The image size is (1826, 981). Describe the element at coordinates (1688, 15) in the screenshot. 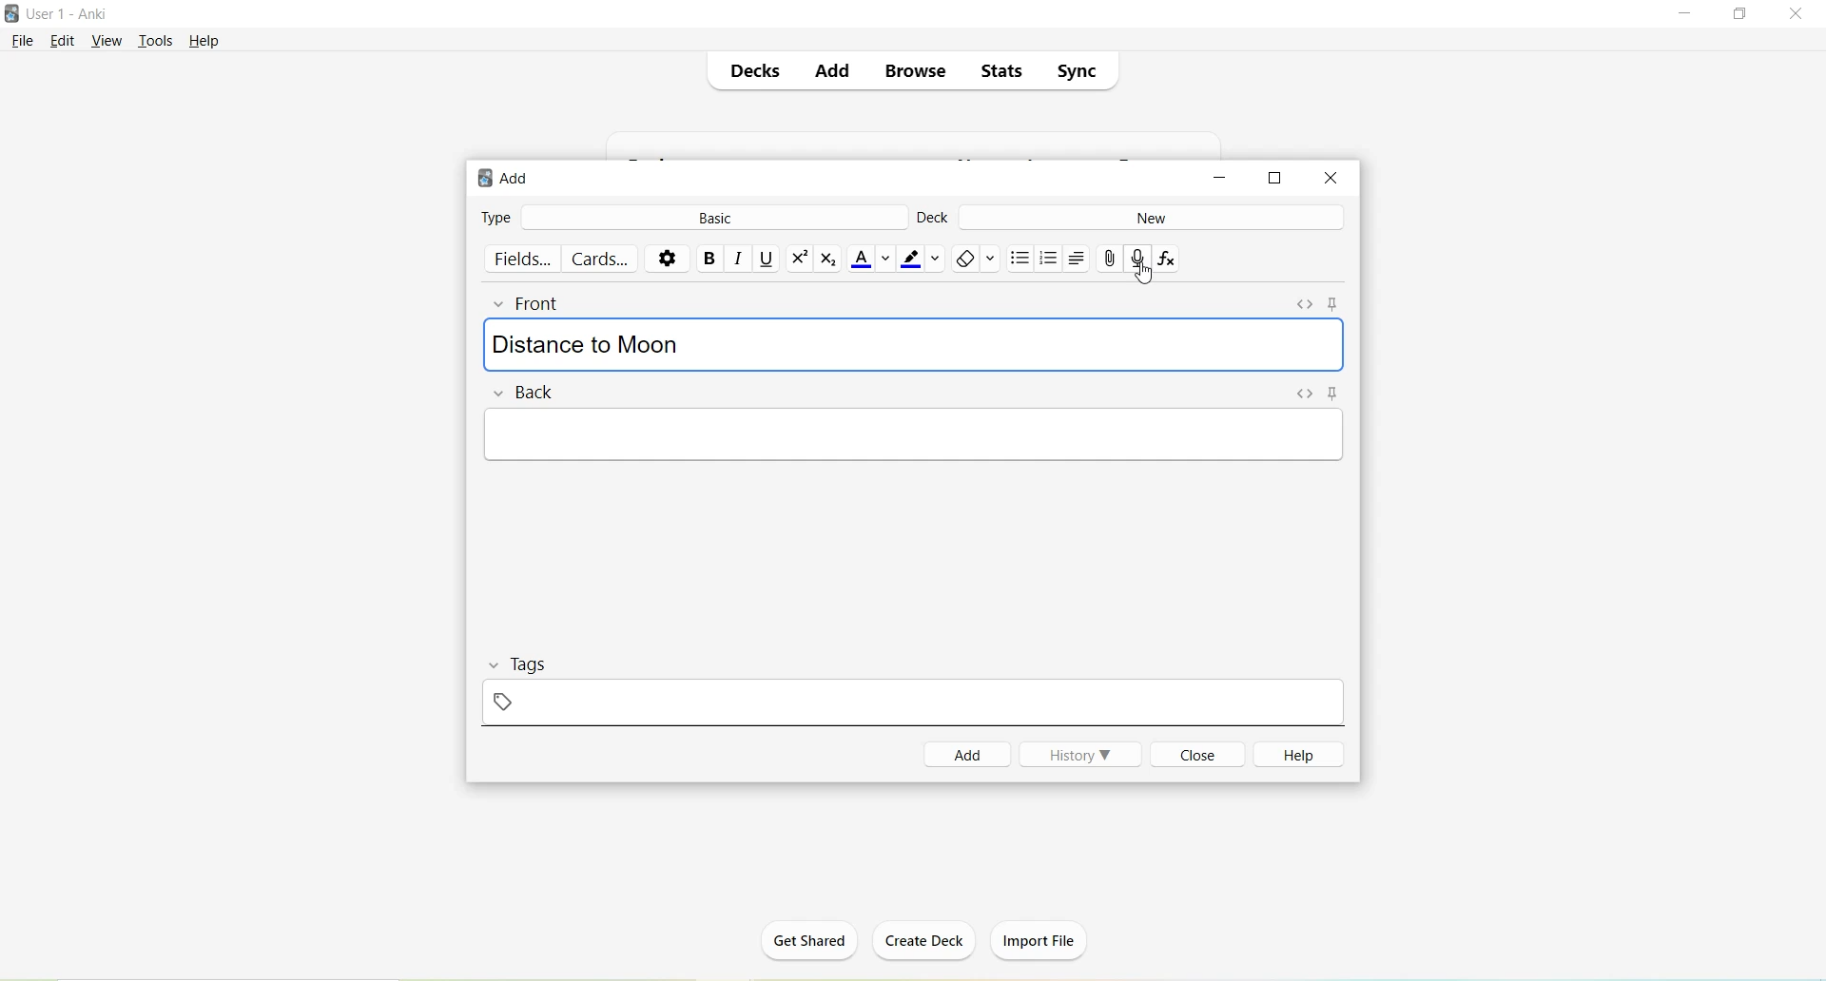

I see `Minimize` at that location.